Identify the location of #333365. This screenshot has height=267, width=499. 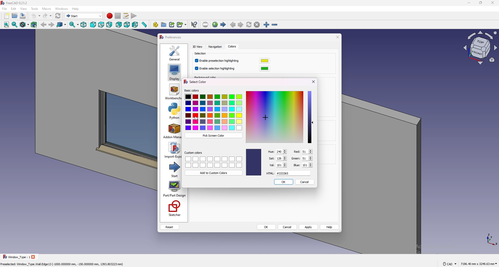
(293, 173).